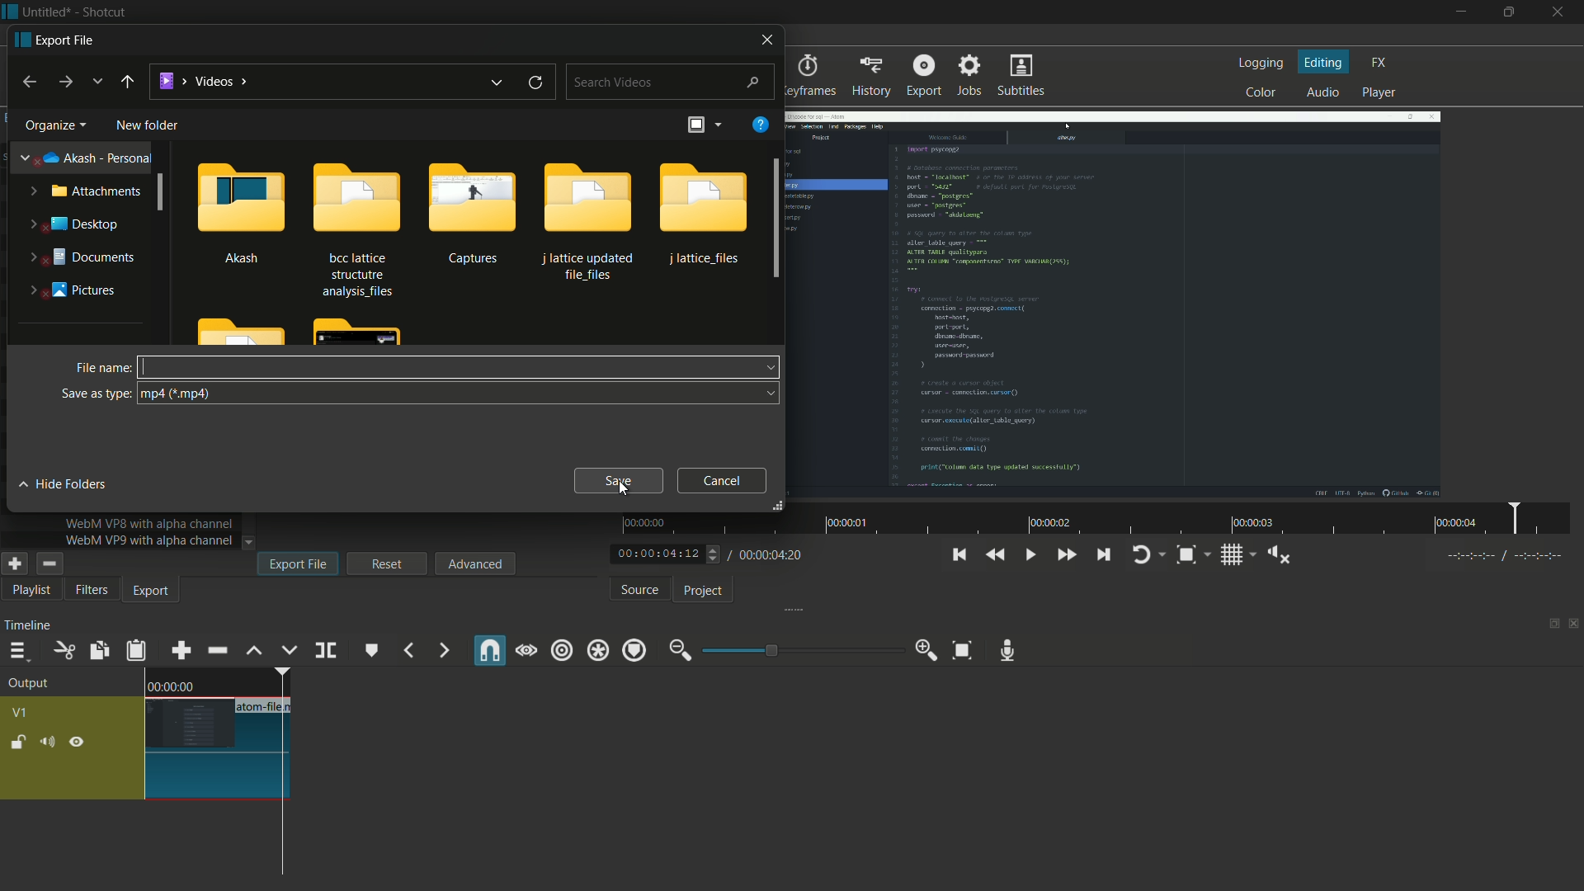 The height and width of the screenshot is (891, 1584). What do you see at coordinates (49, 563) in the screenshot?
I see `remove selected preset` at bounding box center [49, 563].